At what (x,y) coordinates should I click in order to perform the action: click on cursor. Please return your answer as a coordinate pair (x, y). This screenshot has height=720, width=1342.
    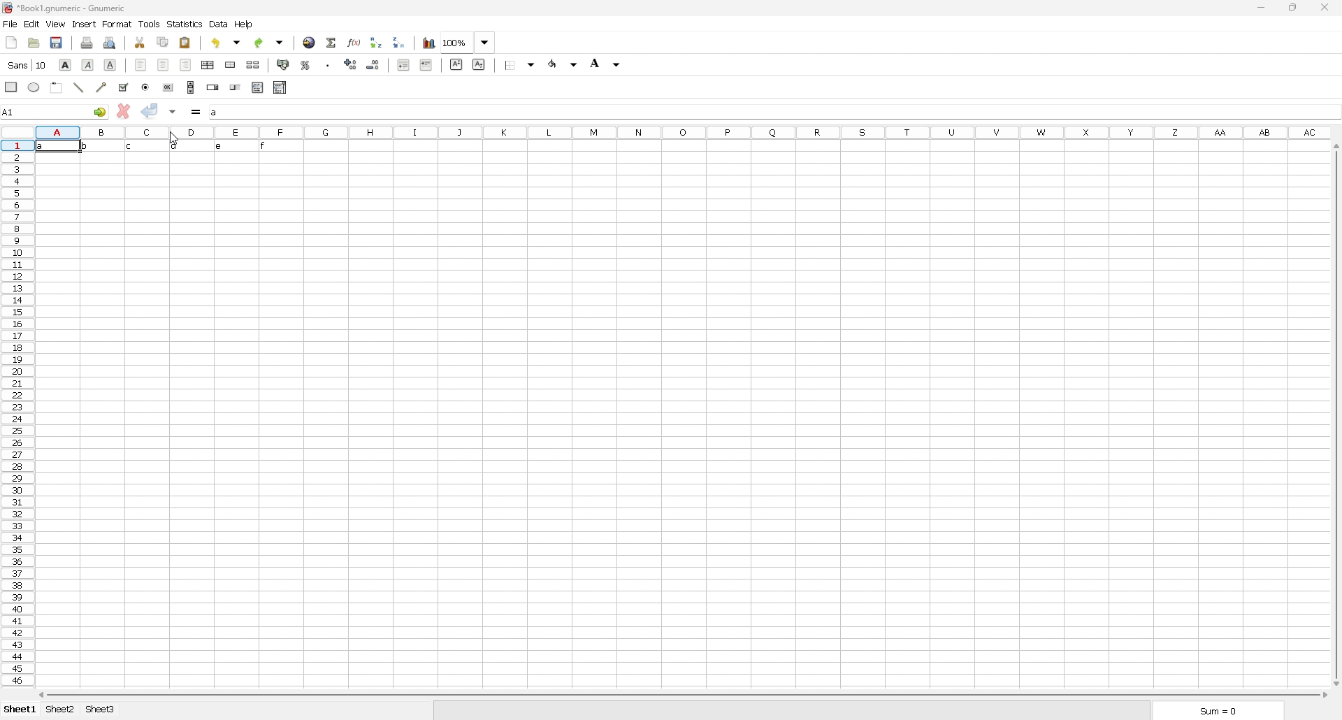
    Looking at the image, I should click on (171, 137).